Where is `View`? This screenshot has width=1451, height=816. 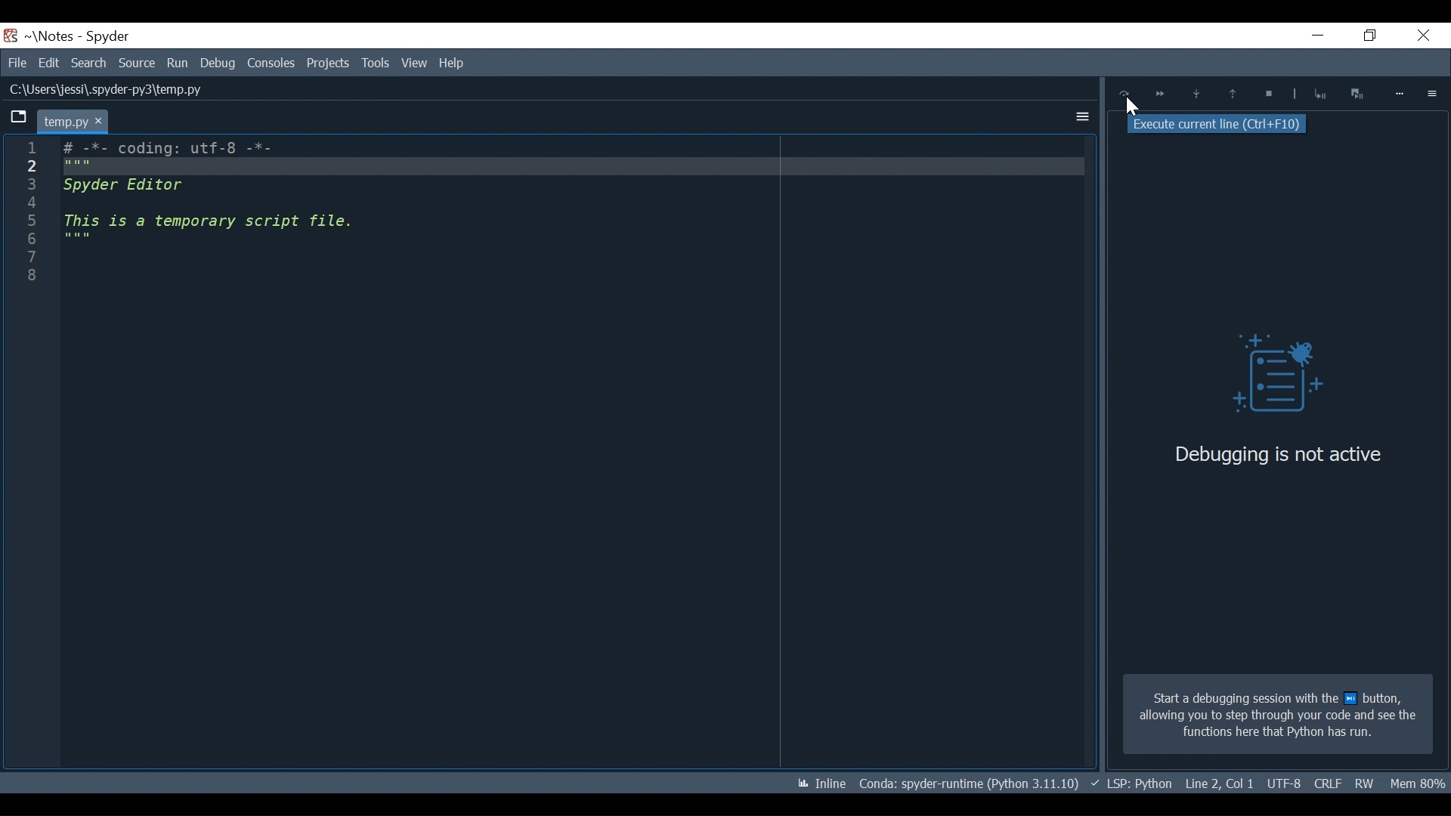 View is located at coordinates (375, 63).